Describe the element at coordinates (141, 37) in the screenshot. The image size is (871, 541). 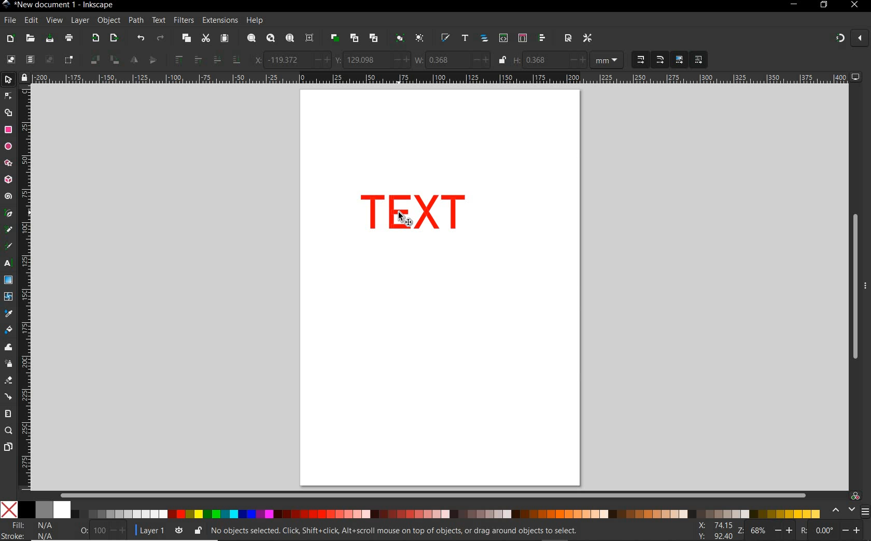
I see `UNDO` at that location.